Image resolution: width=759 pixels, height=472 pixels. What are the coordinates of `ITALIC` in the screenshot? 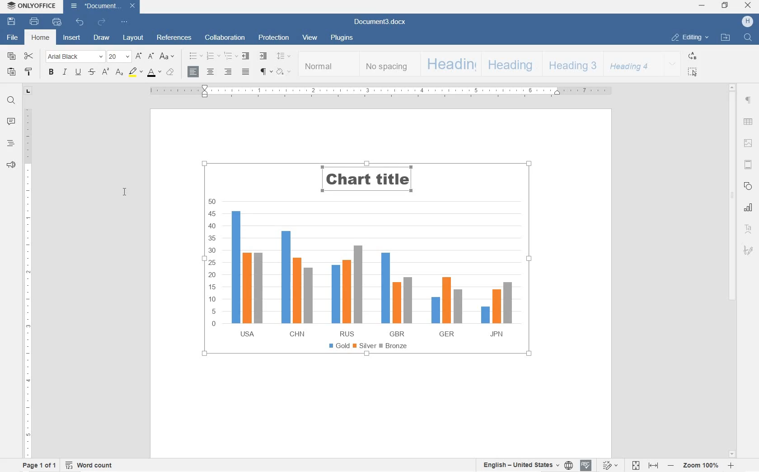 It's located at (65, 73).